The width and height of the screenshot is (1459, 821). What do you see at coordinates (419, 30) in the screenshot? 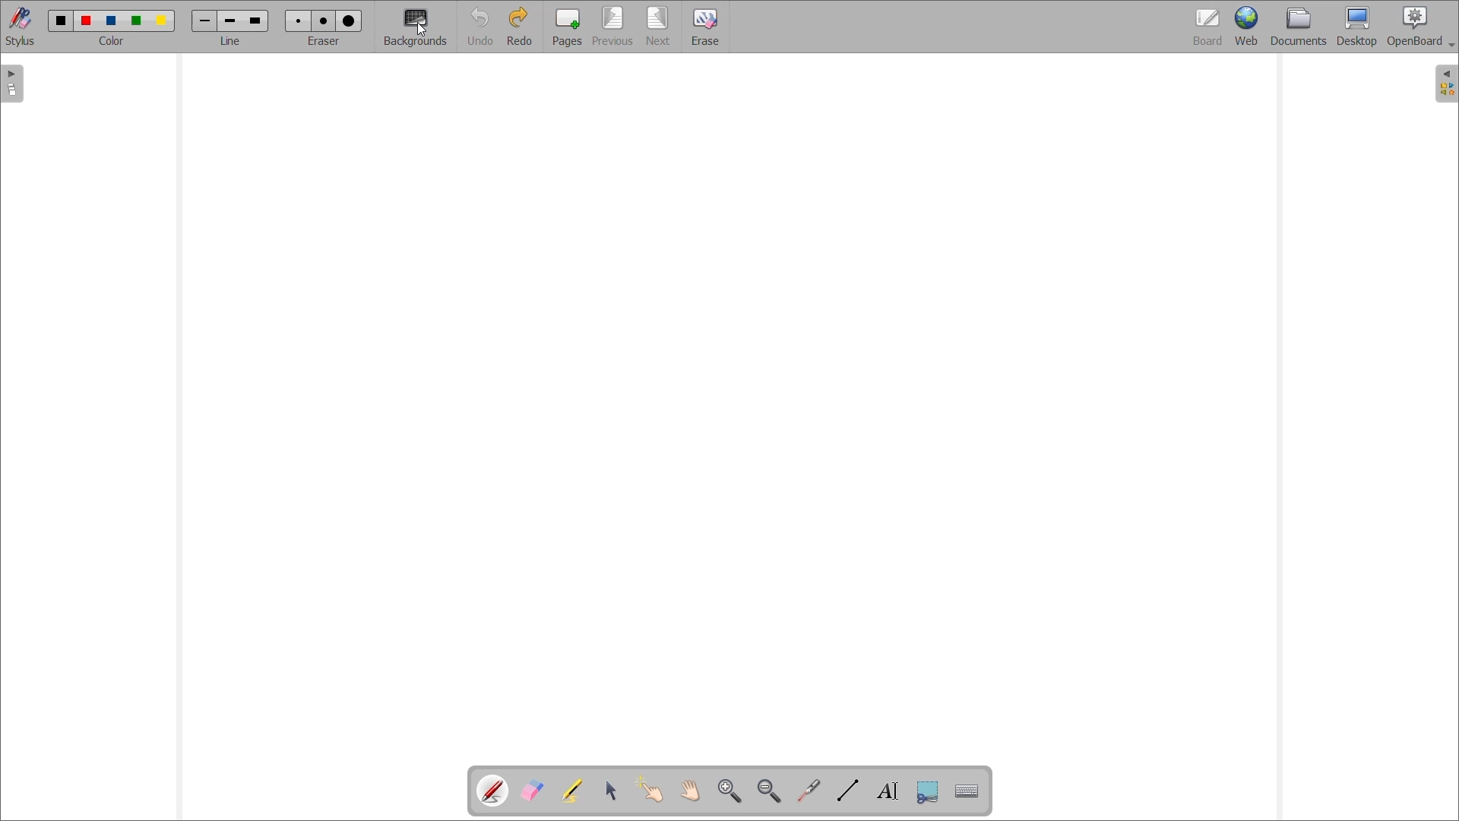
I see `Cursor clicking on change background icon` at bounding box center [419, 30].